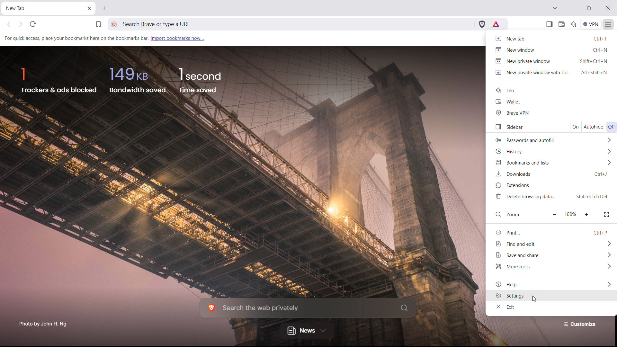 Image resolution: width=617 pixels, height=347 pixels. I want to click on view site information, so click(113, 24).